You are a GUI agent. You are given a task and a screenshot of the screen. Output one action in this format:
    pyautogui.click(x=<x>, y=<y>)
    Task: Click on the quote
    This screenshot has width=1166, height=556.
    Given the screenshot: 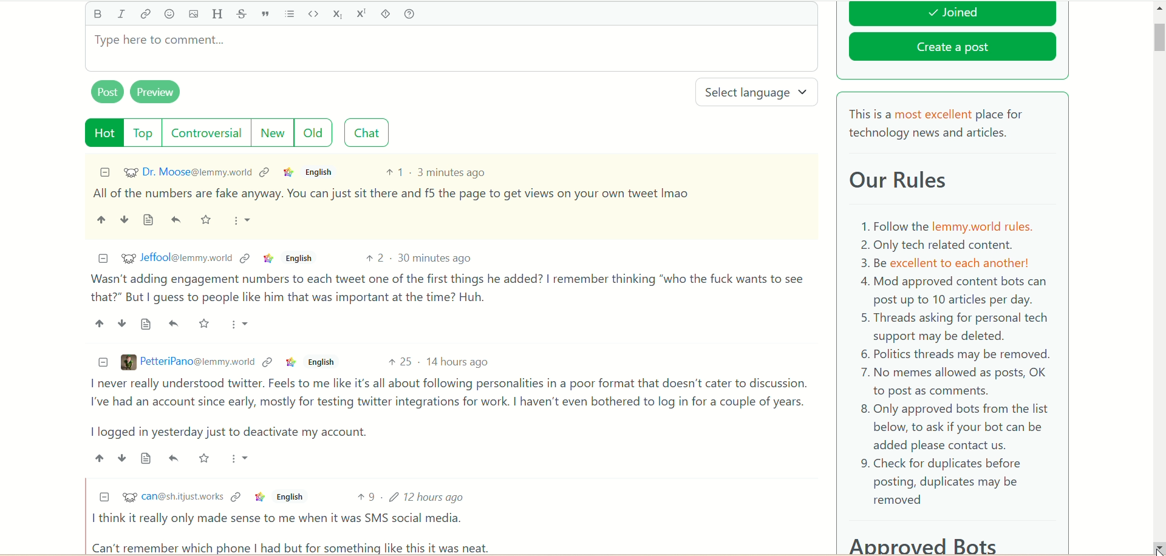 What is the action you would take?
    pyautogui.click(x=265, y=14)
    